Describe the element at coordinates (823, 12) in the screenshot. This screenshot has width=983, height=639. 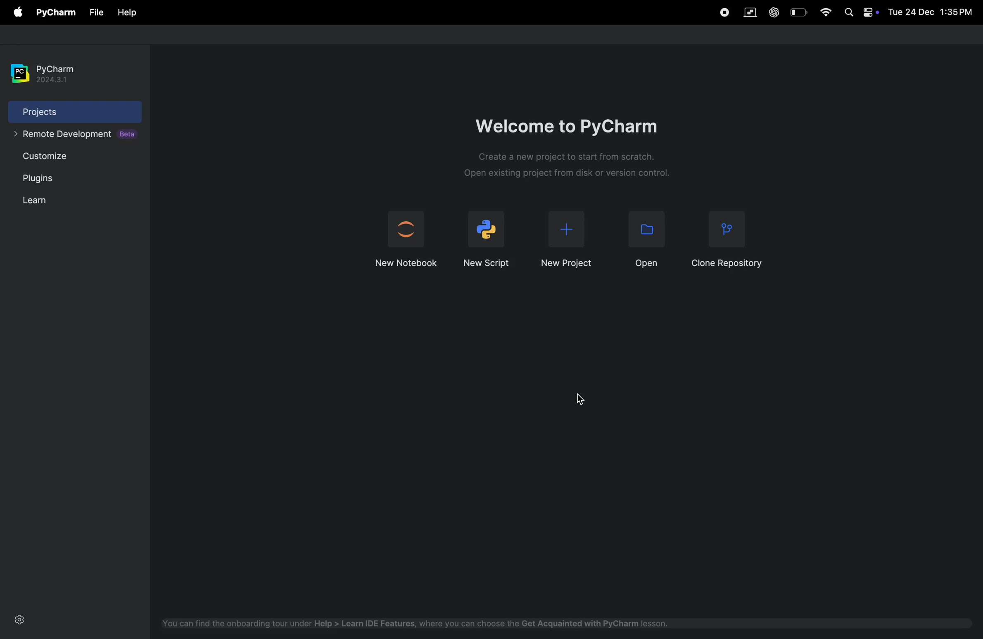
I see `wifi` at that location.